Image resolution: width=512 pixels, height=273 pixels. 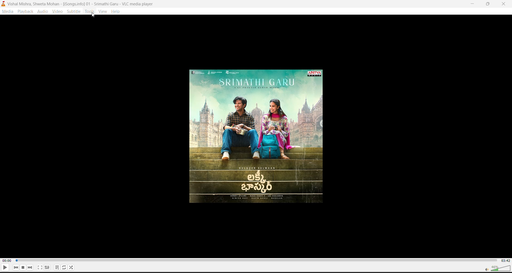 I want to click on track slider, so click(x=255, y=260).